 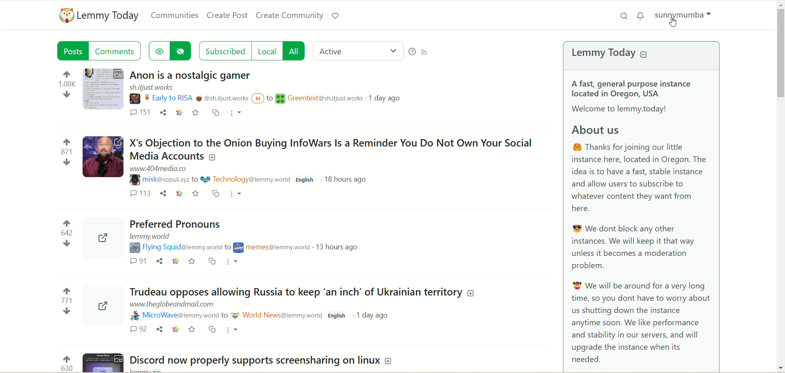 I want to click on Favorite, so click(x=193, y=330).